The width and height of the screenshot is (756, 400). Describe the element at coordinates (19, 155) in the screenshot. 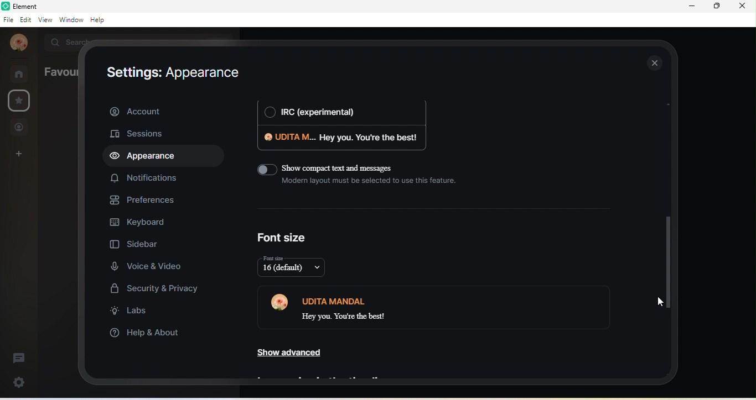

I see `create a space` at that location.